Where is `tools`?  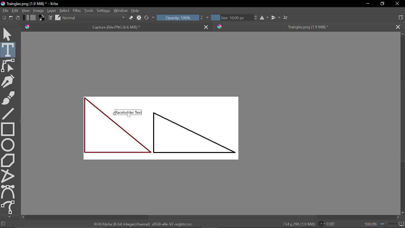 tools is located at coordinates (88, 10).